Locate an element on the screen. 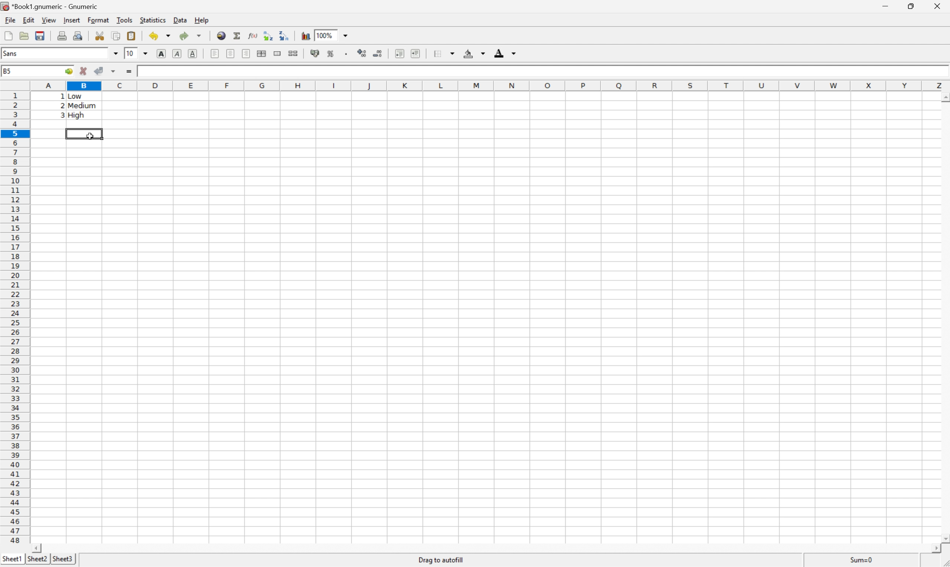 The width and height of the screenshot is (950, 567). Cursor is located at coordinates (92, 134).